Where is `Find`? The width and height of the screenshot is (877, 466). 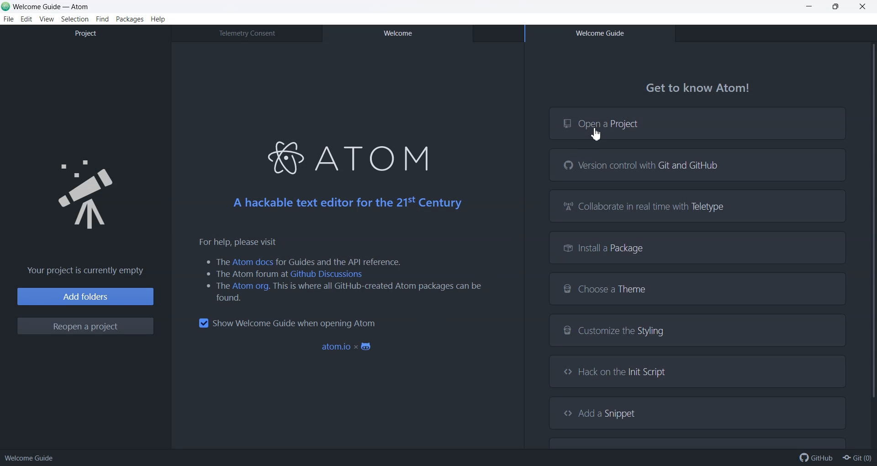 Find is located at coordinates (103, 19).